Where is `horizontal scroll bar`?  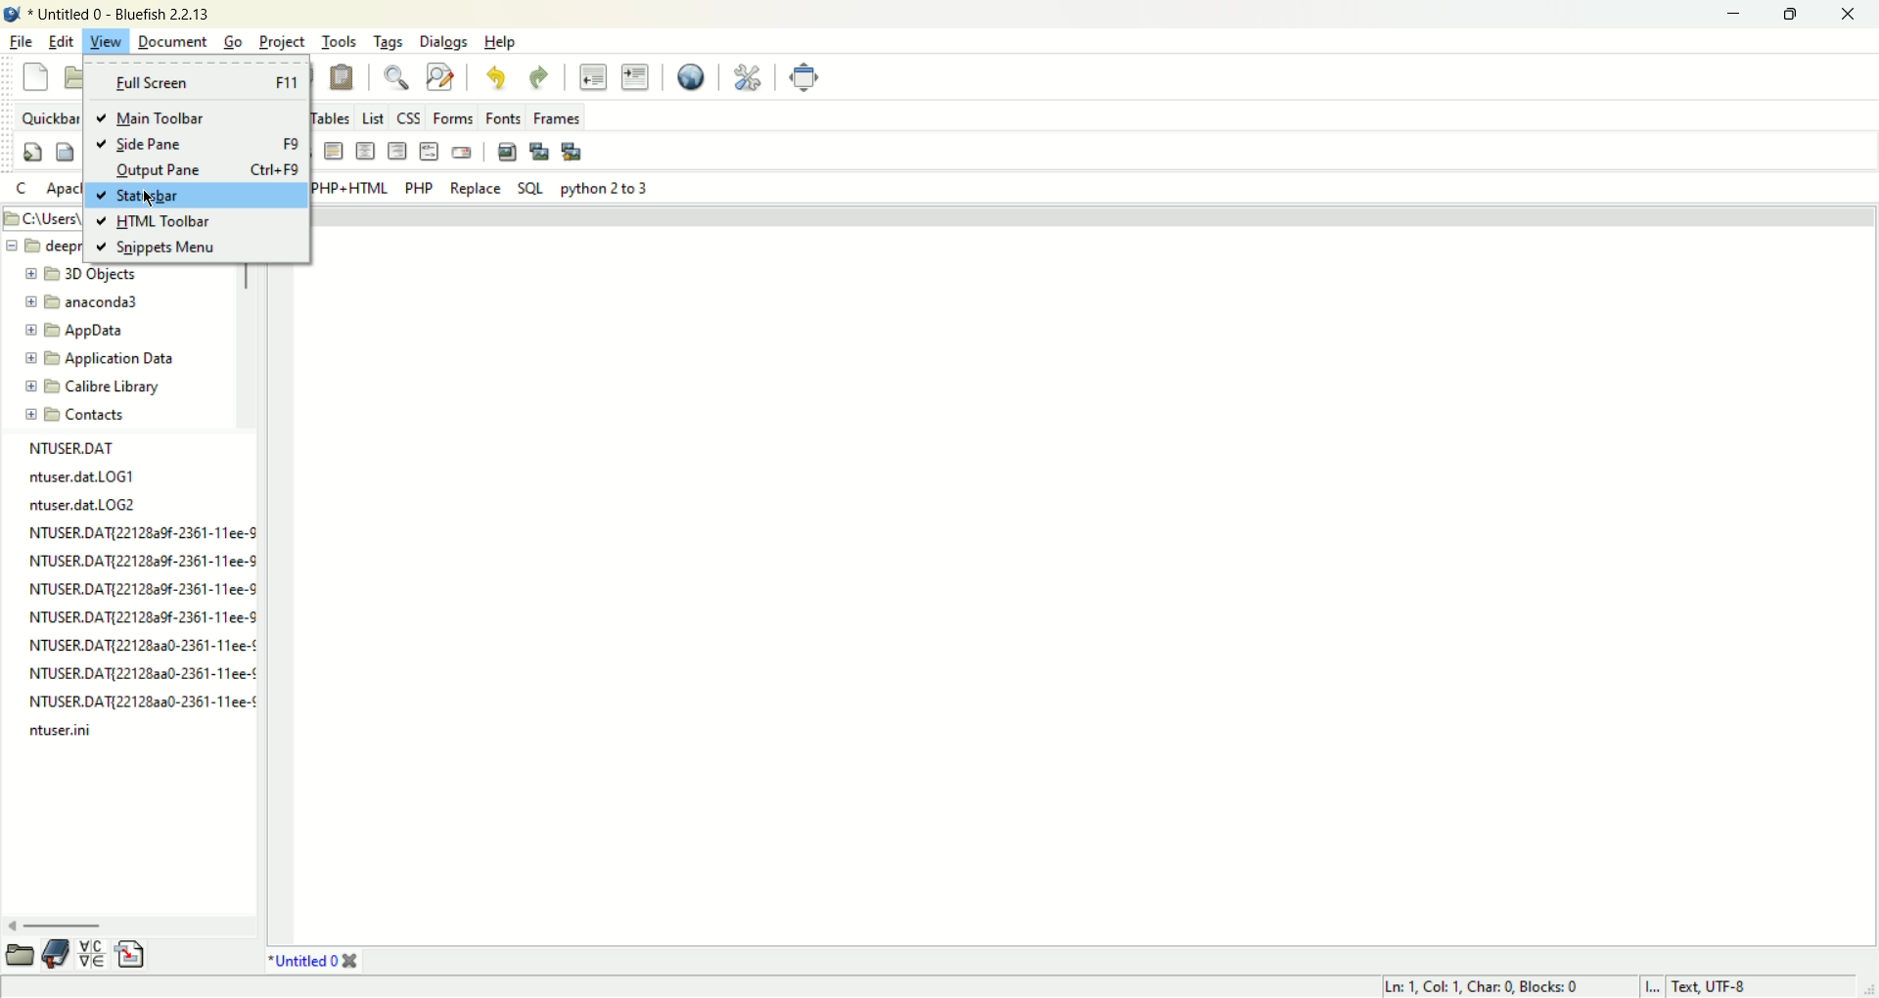 horizontal scroll bar is located at coordinates (60, 925).